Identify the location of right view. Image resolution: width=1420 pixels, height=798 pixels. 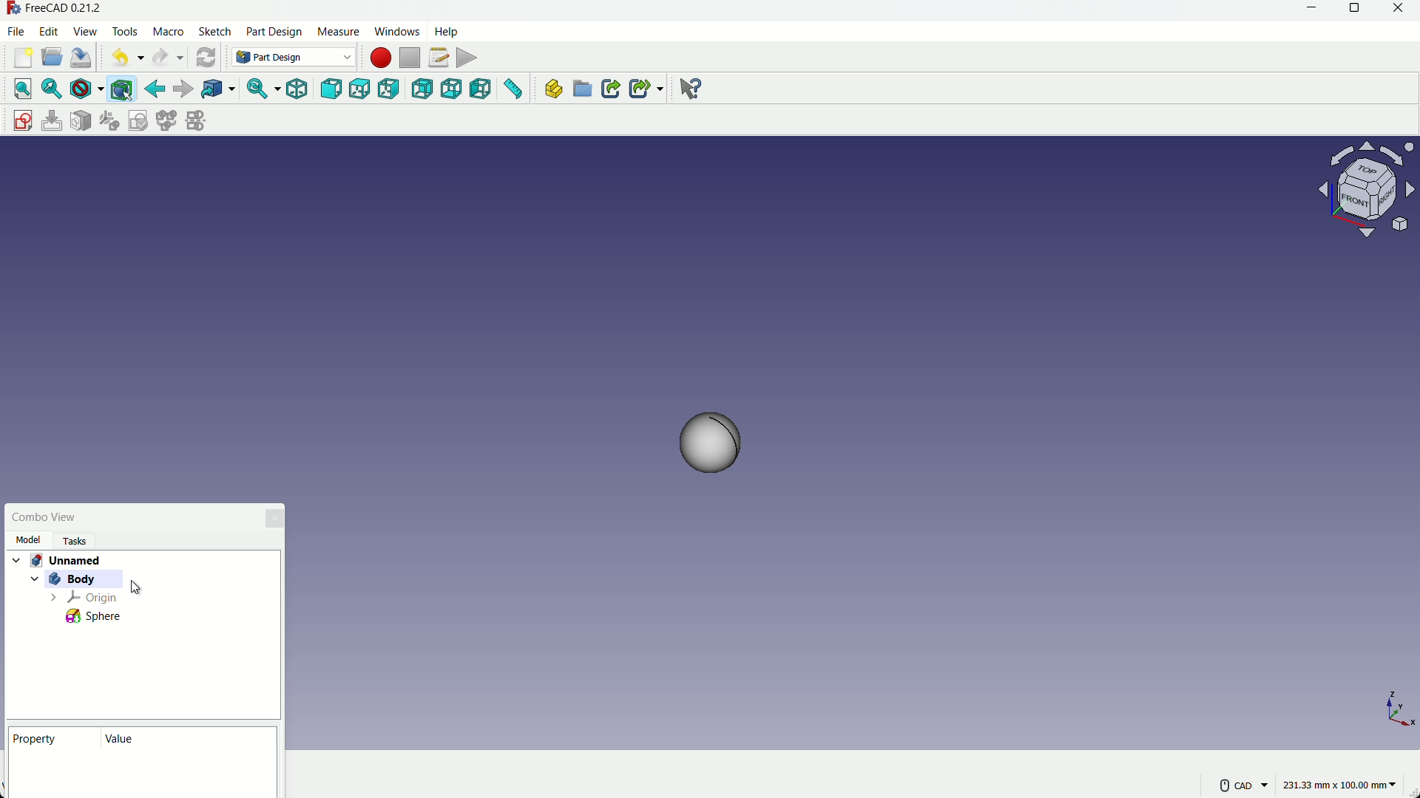
(390, 89).